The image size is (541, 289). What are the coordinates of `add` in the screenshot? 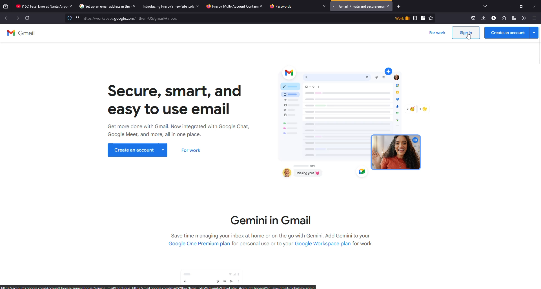 It's located at (399, 6).